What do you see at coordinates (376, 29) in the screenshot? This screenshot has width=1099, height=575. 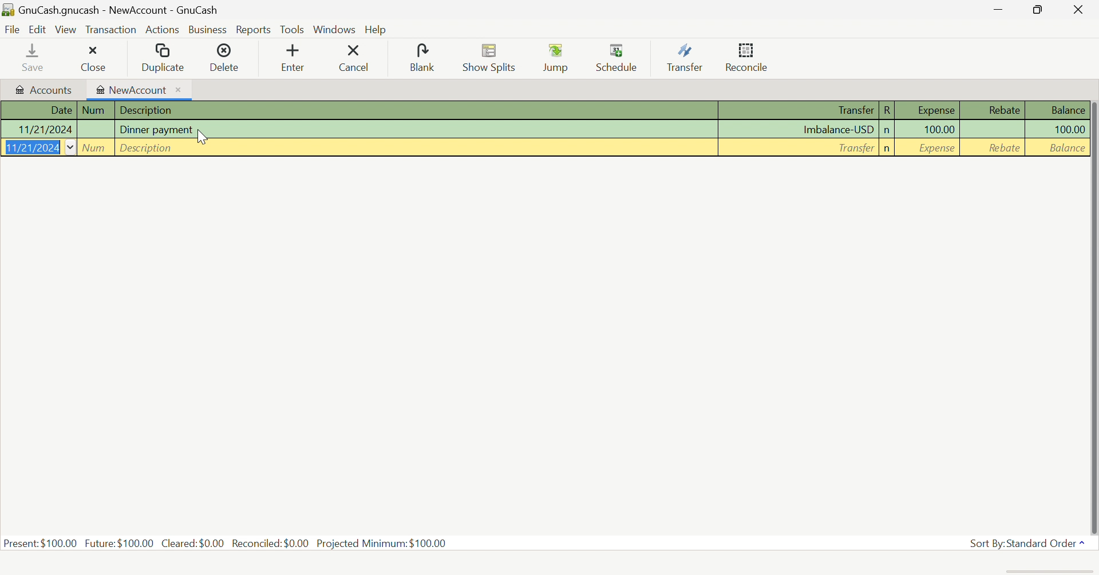 I see `Help` at bounding box center [376, 29].